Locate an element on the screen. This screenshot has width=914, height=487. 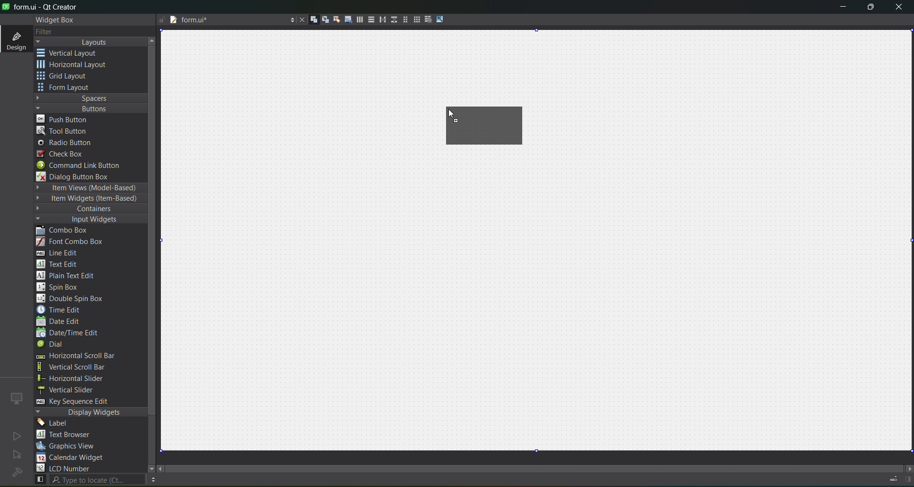
edit widgets is located at coordinates (310, 20).